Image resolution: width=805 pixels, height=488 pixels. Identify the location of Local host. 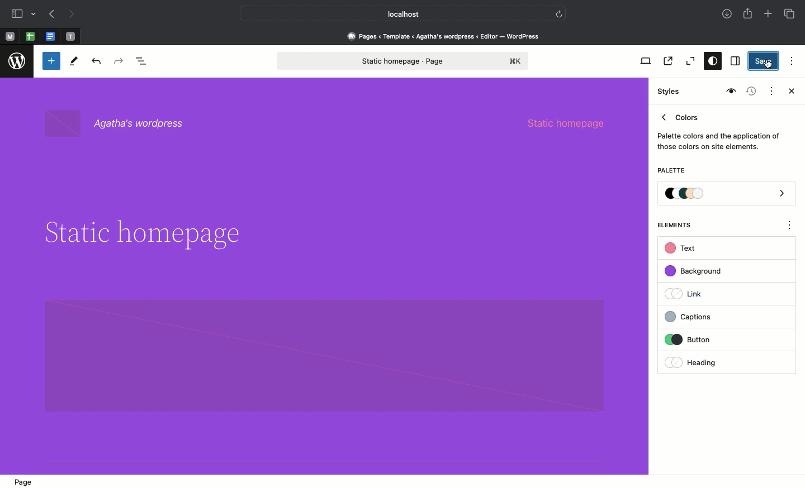
(395, 13).